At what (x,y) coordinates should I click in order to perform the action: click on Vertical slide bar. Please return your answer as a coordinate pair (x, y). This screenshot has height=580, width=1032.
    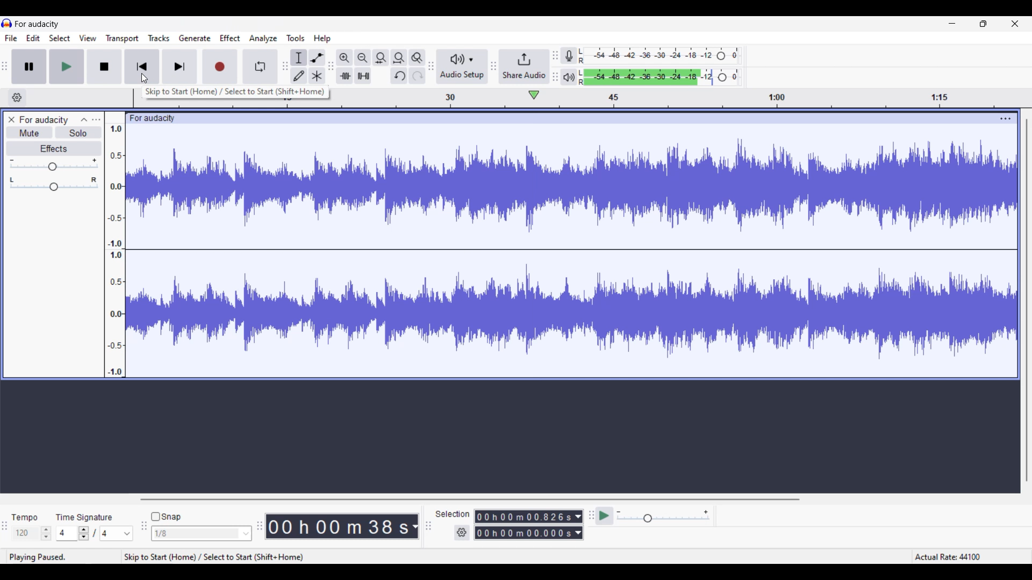
    Looking at the image, I should click on (1027, 301).